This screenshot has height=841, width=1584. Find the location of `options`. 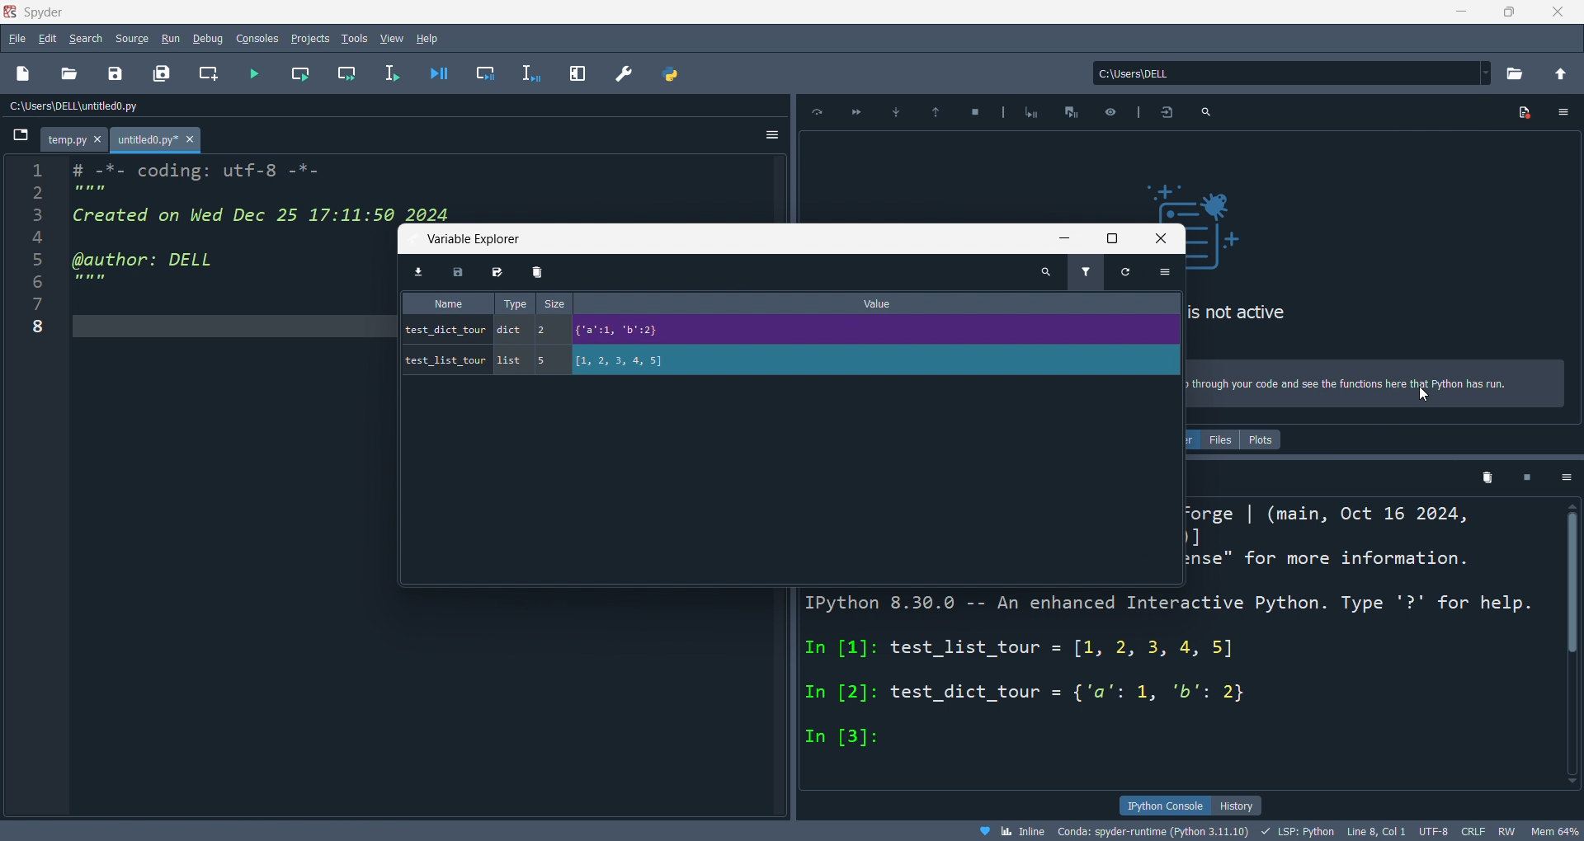

options is located at coordinates (766, 135).